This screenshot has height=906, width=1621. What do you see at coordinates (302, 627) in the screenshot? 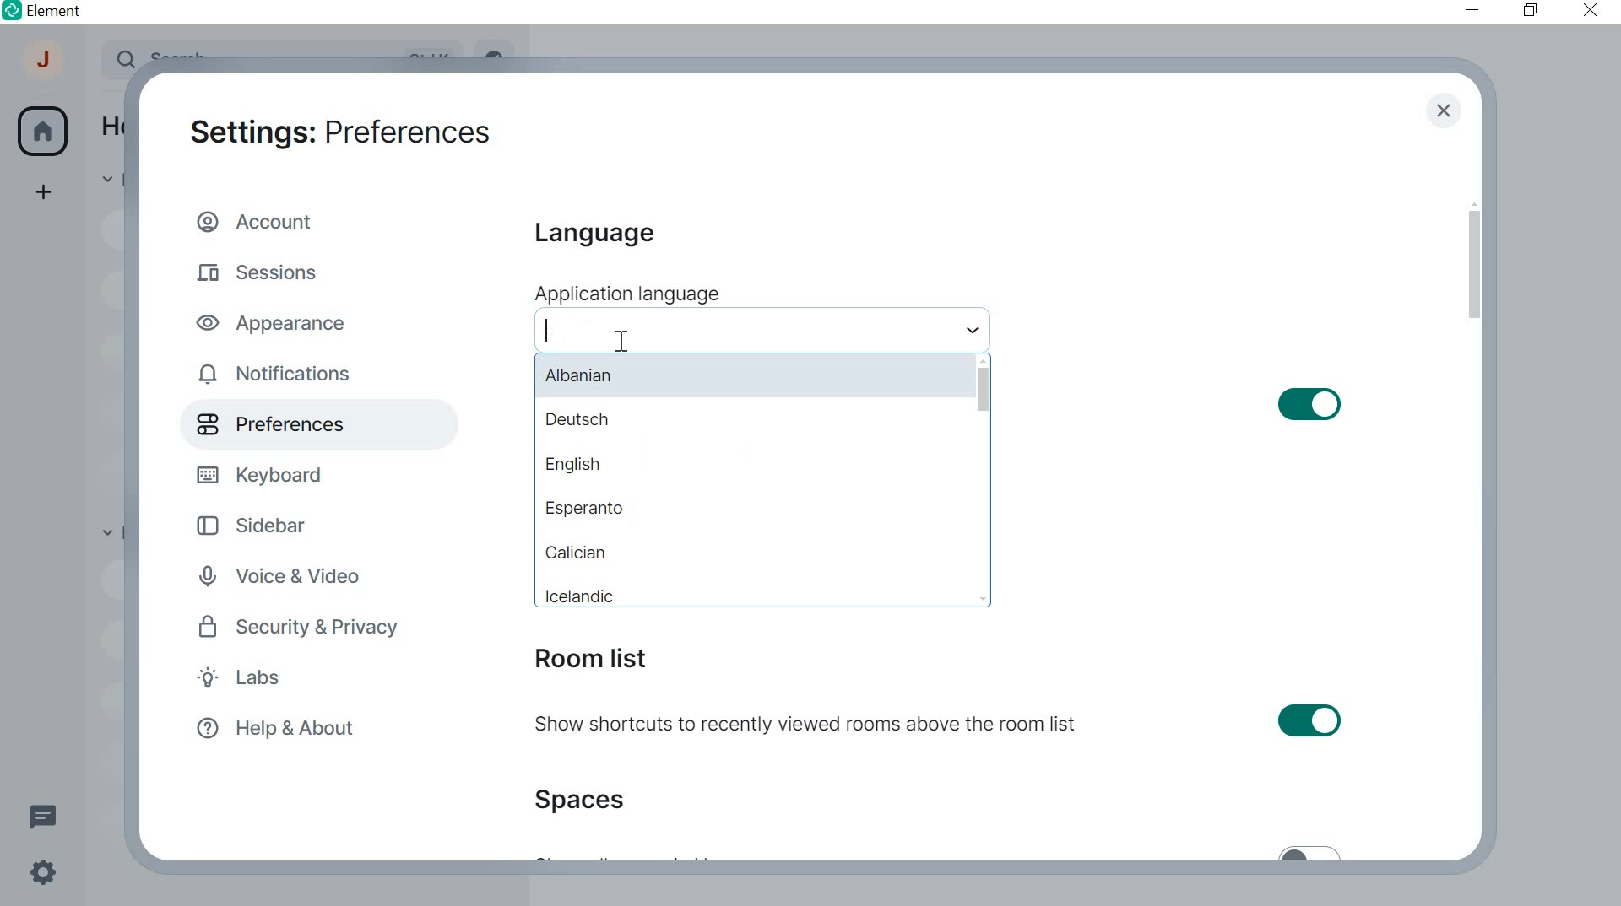
I see `SECURITY & PRIVACY` at bounding box center [302, 627].